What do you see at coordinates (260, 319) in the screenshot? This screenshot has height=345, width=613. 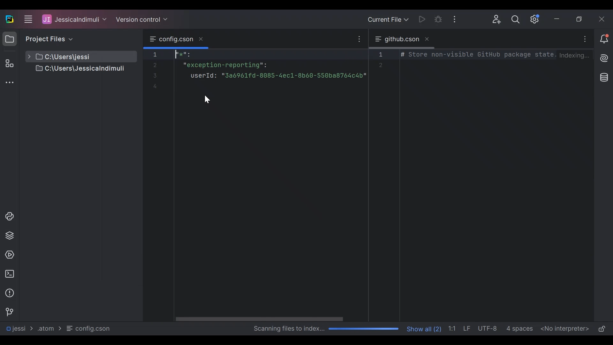 I see `Horizontal Scroll bar` at bounding box center [260, 319].